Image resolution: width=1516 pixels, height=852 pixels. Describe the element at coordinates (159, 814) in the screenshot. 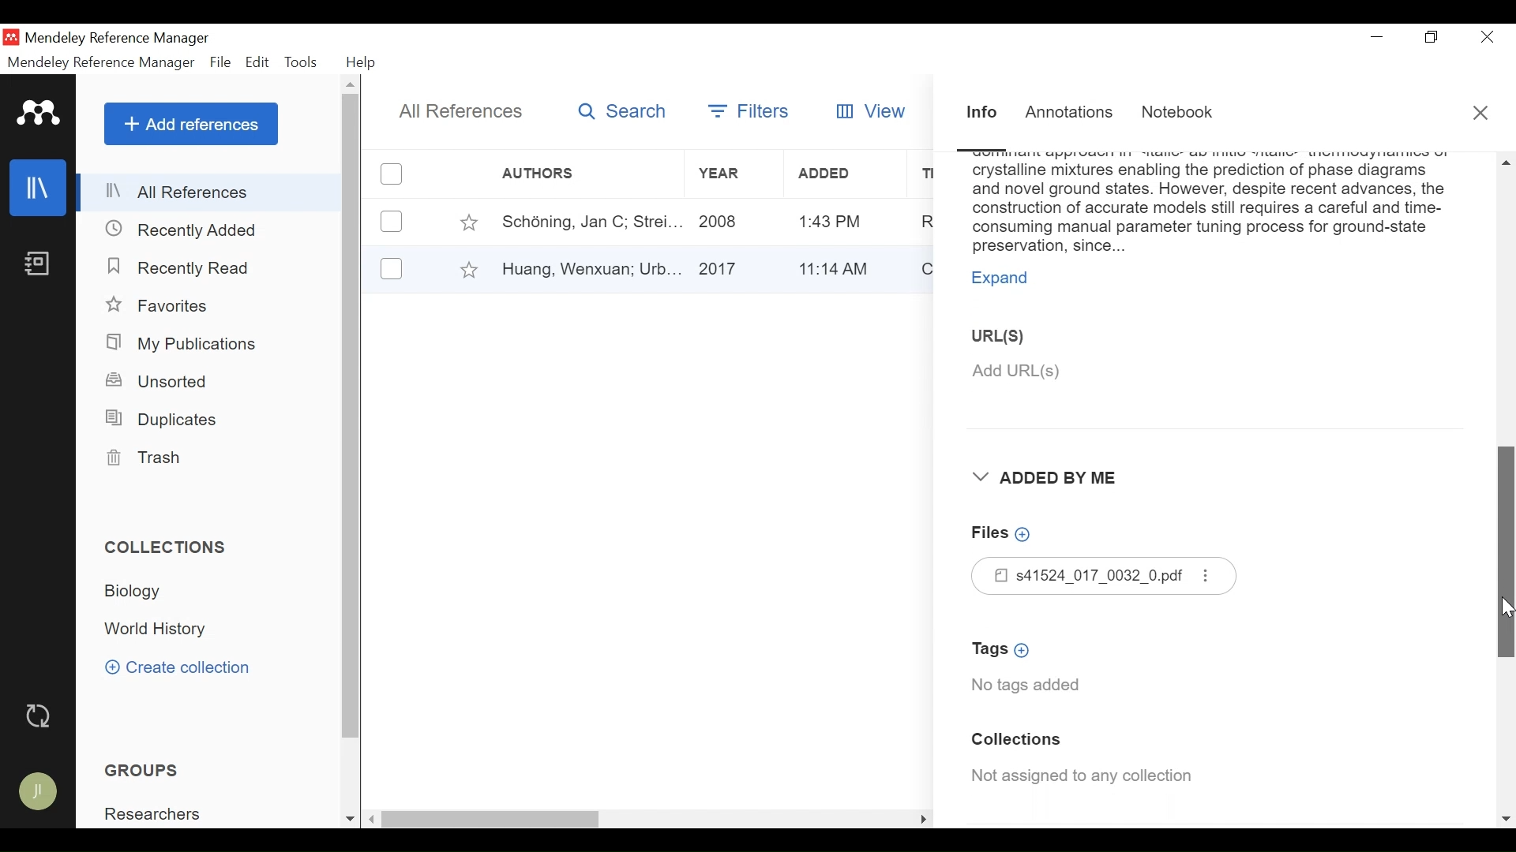

I see `Group` at that location.